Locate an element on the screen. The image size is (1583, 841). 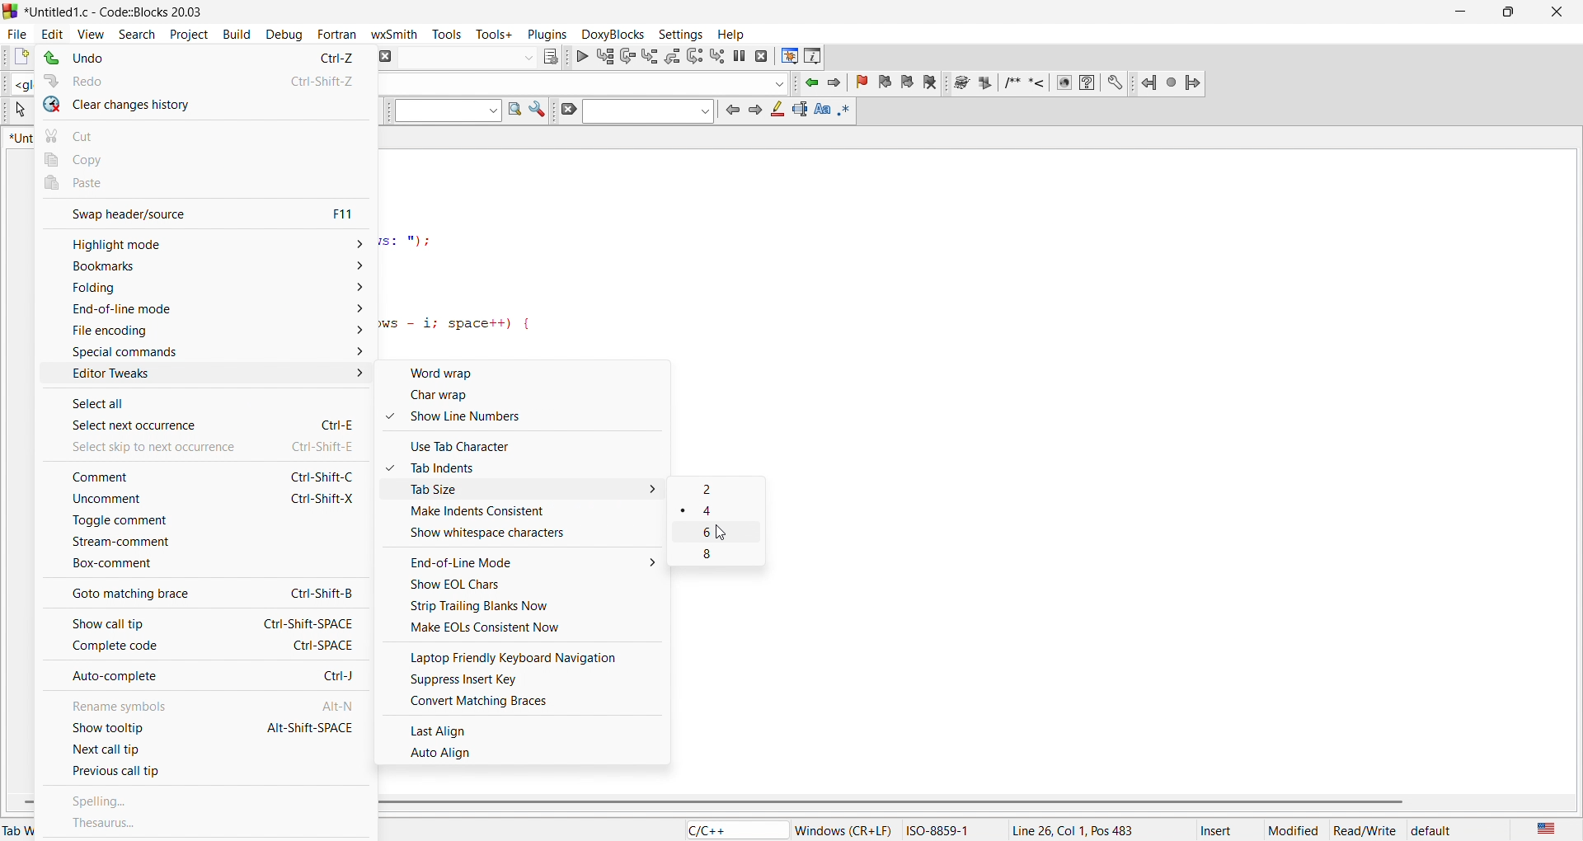
show line numbers is located at coordinates (528, 419).